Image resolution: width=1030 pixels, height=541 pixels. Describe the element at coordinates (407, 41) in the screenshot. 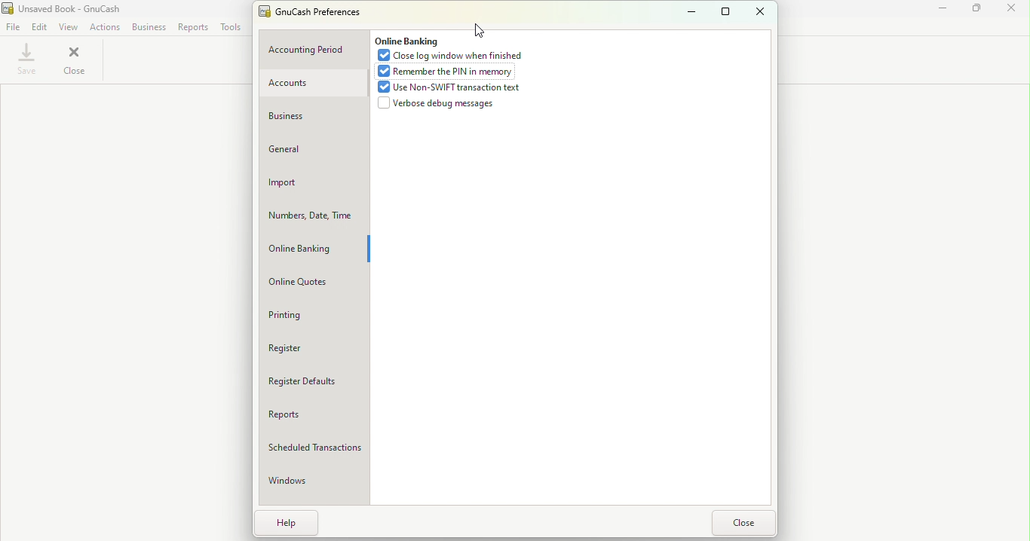

I see `Online banking` at that location.